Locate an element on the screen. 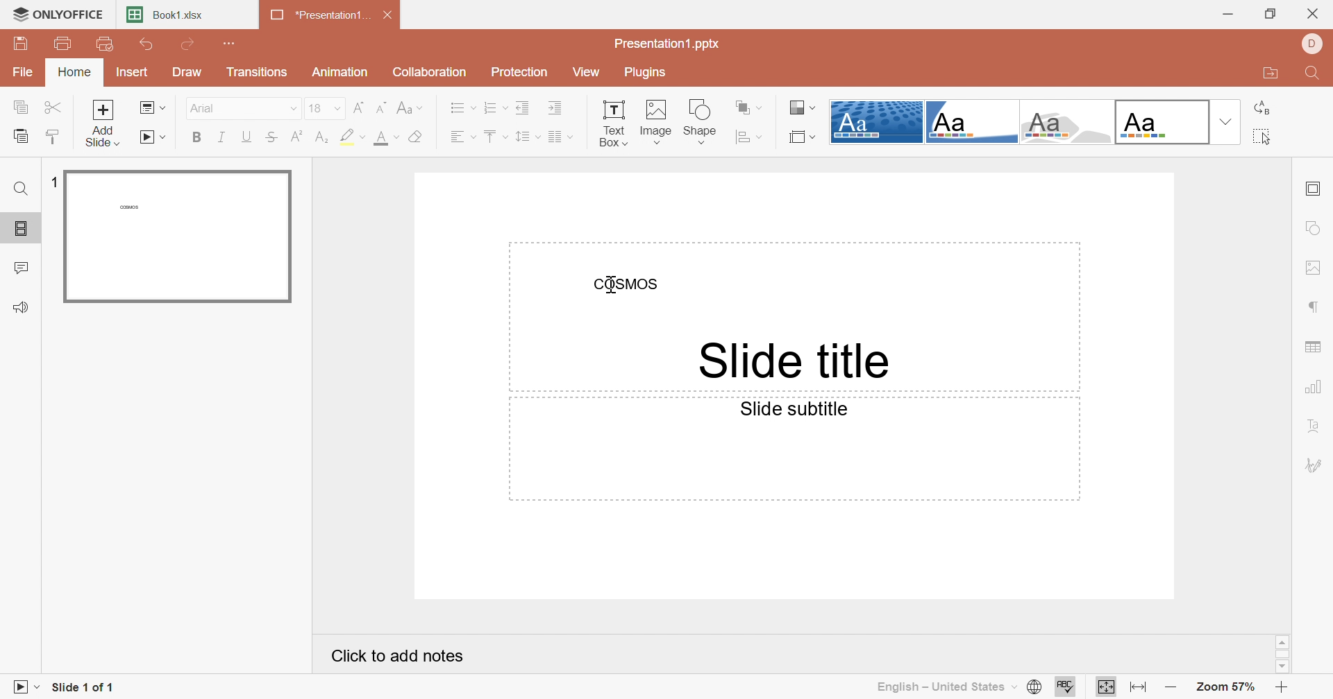 The height and width of the screenshot is (699, 1333). Image settings is located at coordinates (1317, 268).